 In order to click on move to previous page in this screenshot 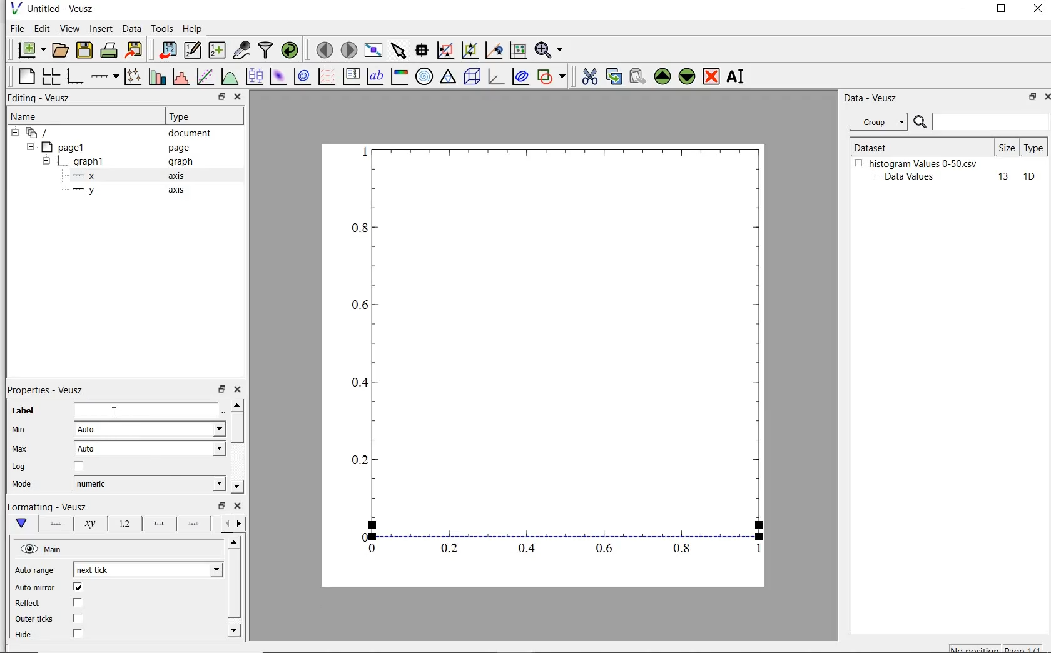, I will do `click(324, 50)`.